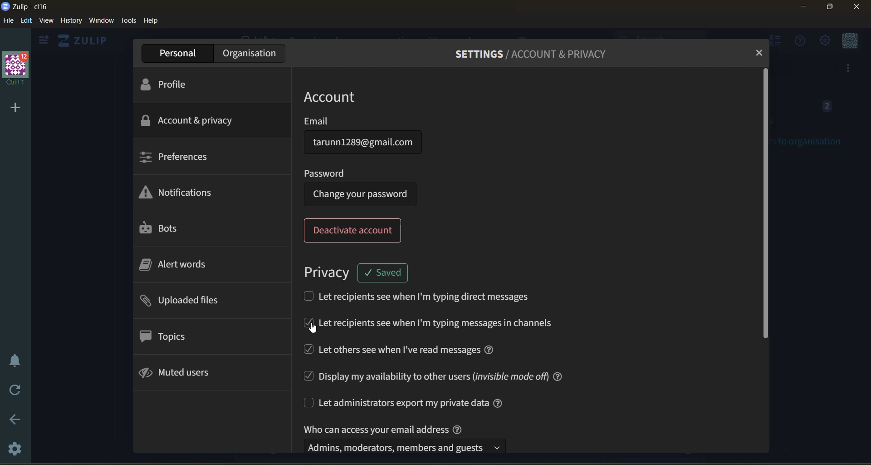 This screenshot has height=465, width=871. What do you see at coordinates (343, 96) in the screenshot?
I see `account` at bounding box center [343, 96].